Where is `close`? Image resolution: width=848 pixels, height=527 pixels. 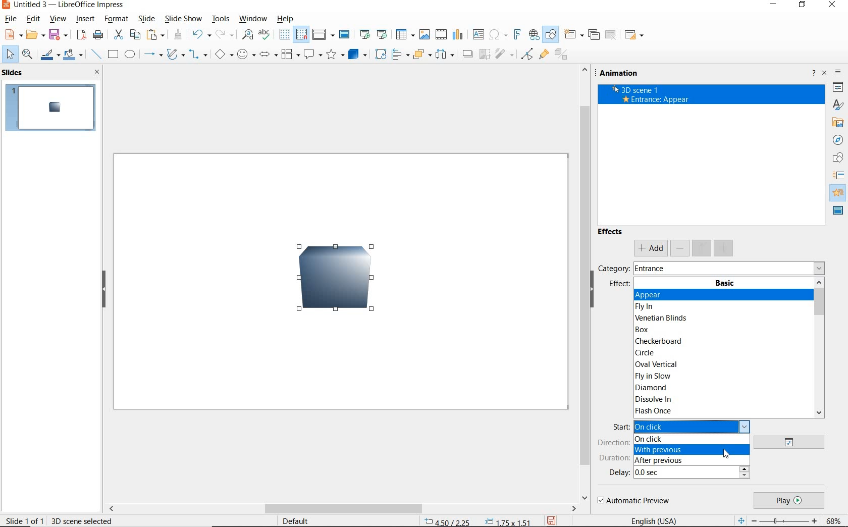
close is located at coordinates (97, 72).